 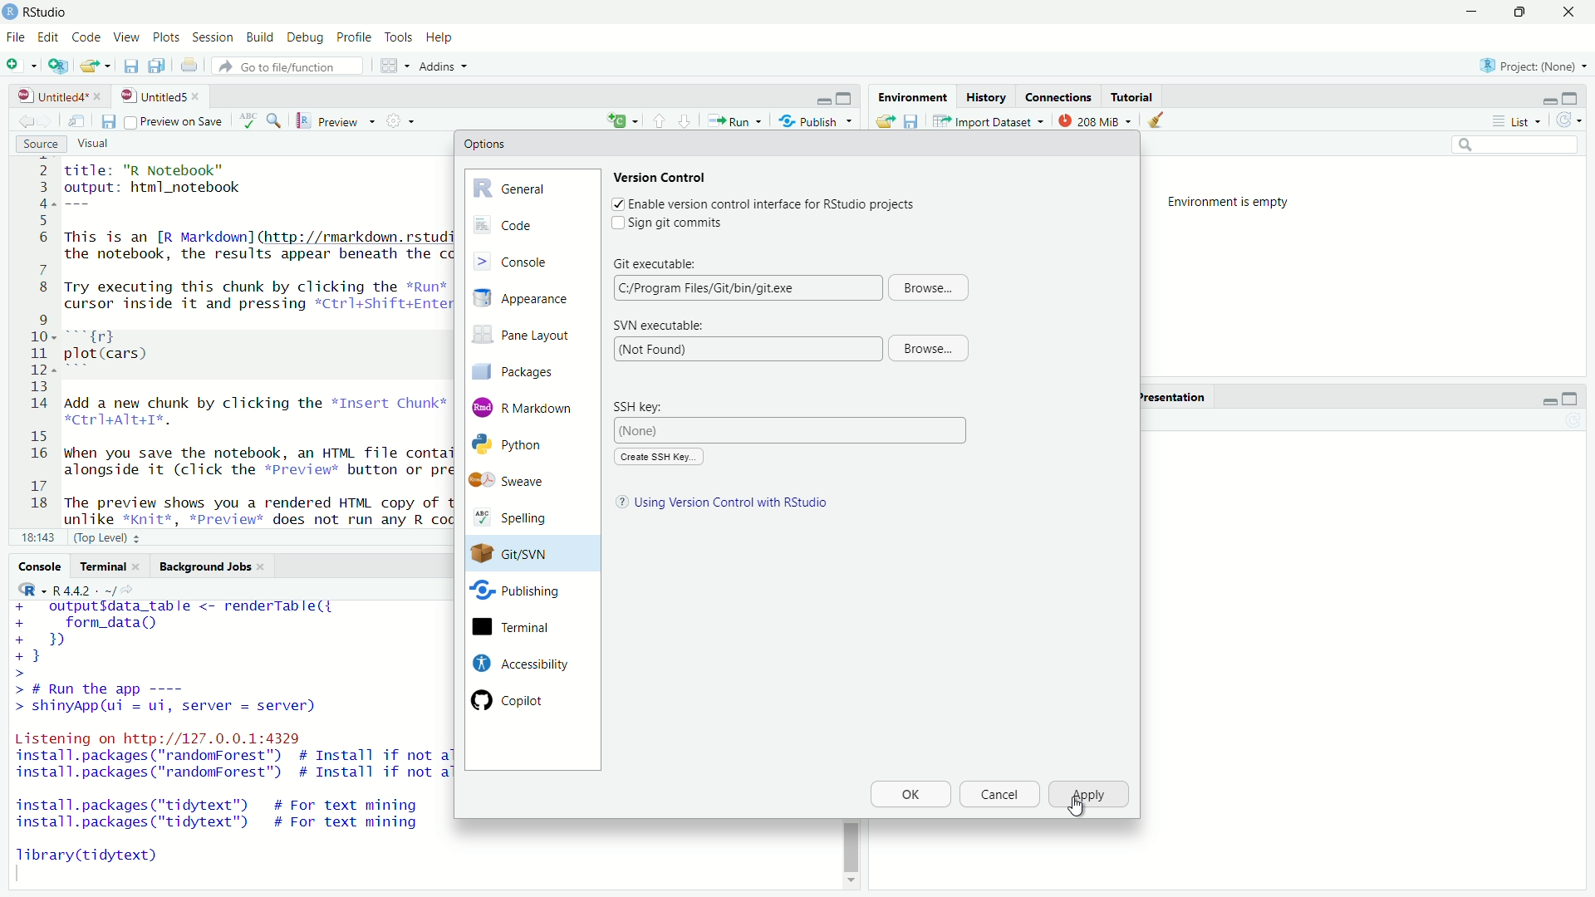 What do you see at coordinates (518, 663) in the screenshot?
I see `Accessibility` at bounding box center [518, 663].